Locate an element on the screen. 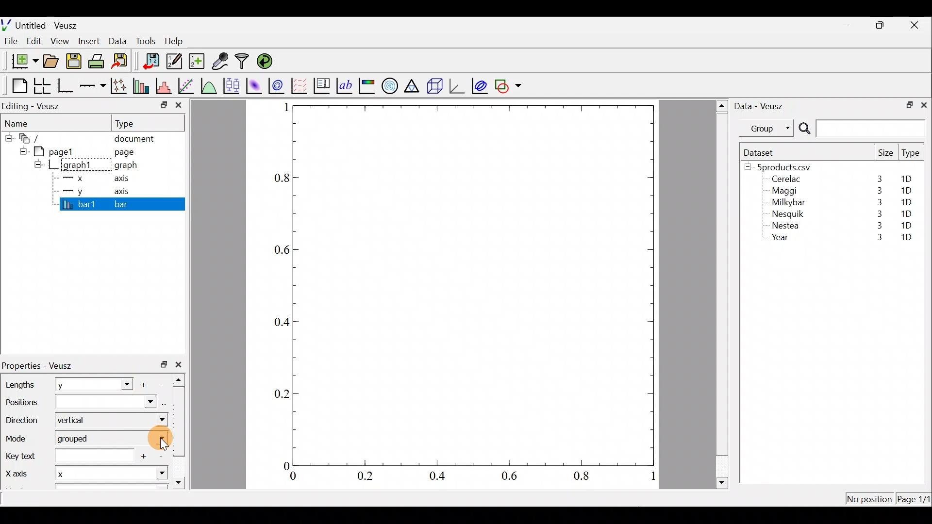 This screenshot has height=524, width=932. Editing - Veusz is located at coordinates (33, 106).